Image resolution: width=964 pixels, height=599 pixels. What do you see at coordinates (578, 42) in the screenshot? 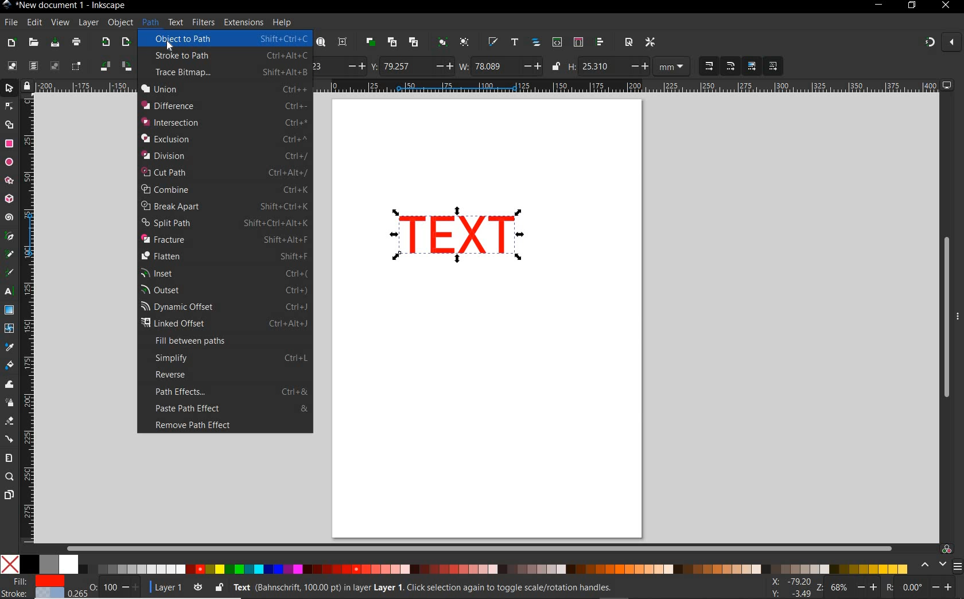
I see `OPEN SELECTORS` at bounding box center [578, 42].